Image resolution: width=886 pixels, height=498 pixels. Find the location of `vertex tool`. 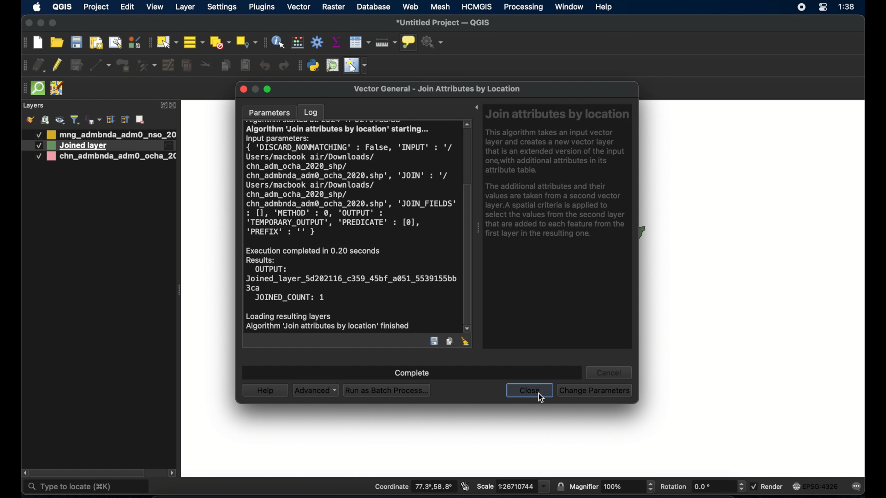

vertex tool is located at coordinates (146, 65).